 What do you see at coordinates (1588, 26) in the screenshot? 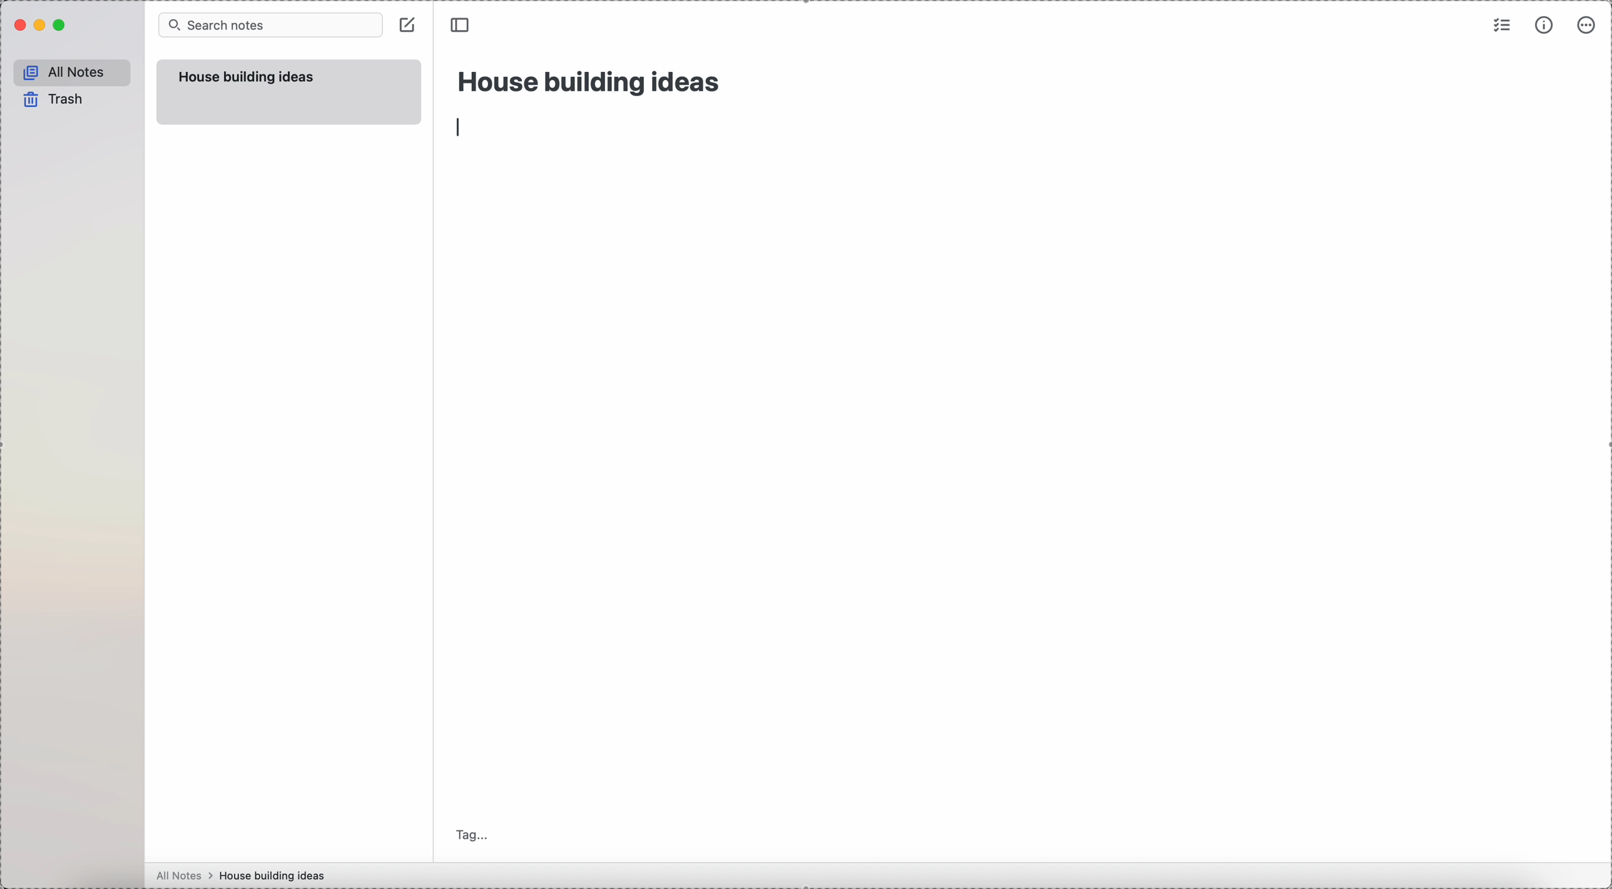
I see `more options` at bounding box center [1588, 26].